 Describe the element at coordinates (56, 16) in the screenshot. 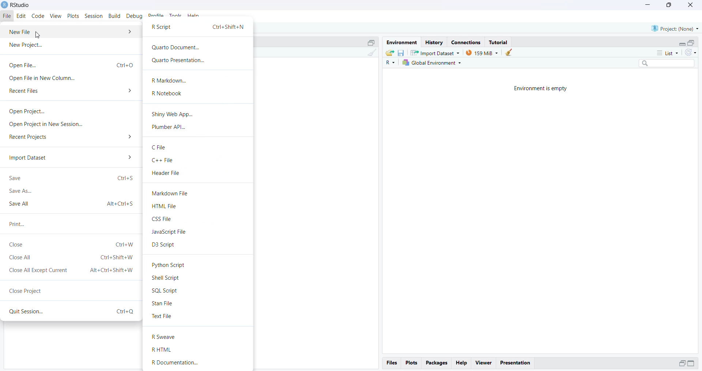

I see `view` at that location.